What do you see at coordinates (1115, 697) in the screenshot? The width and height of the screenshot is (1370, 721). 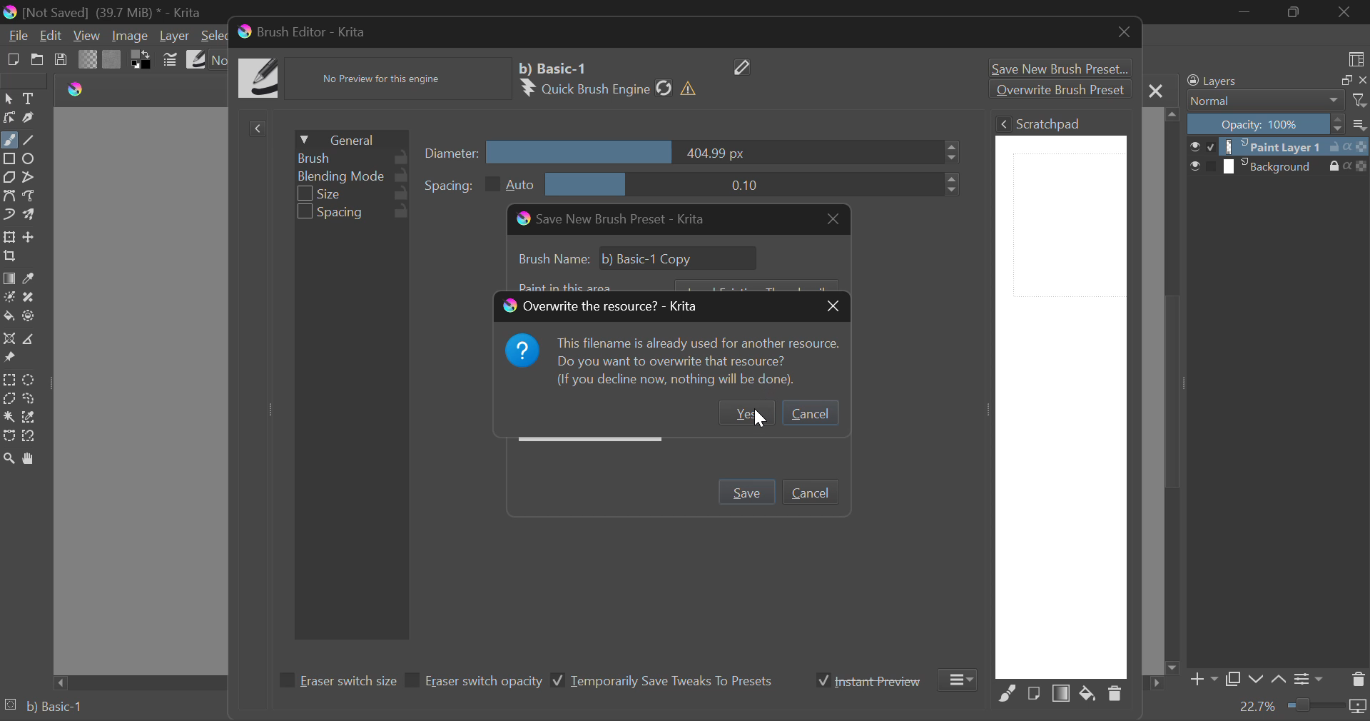 I see `Delete` at bounding box center [1115, 697].